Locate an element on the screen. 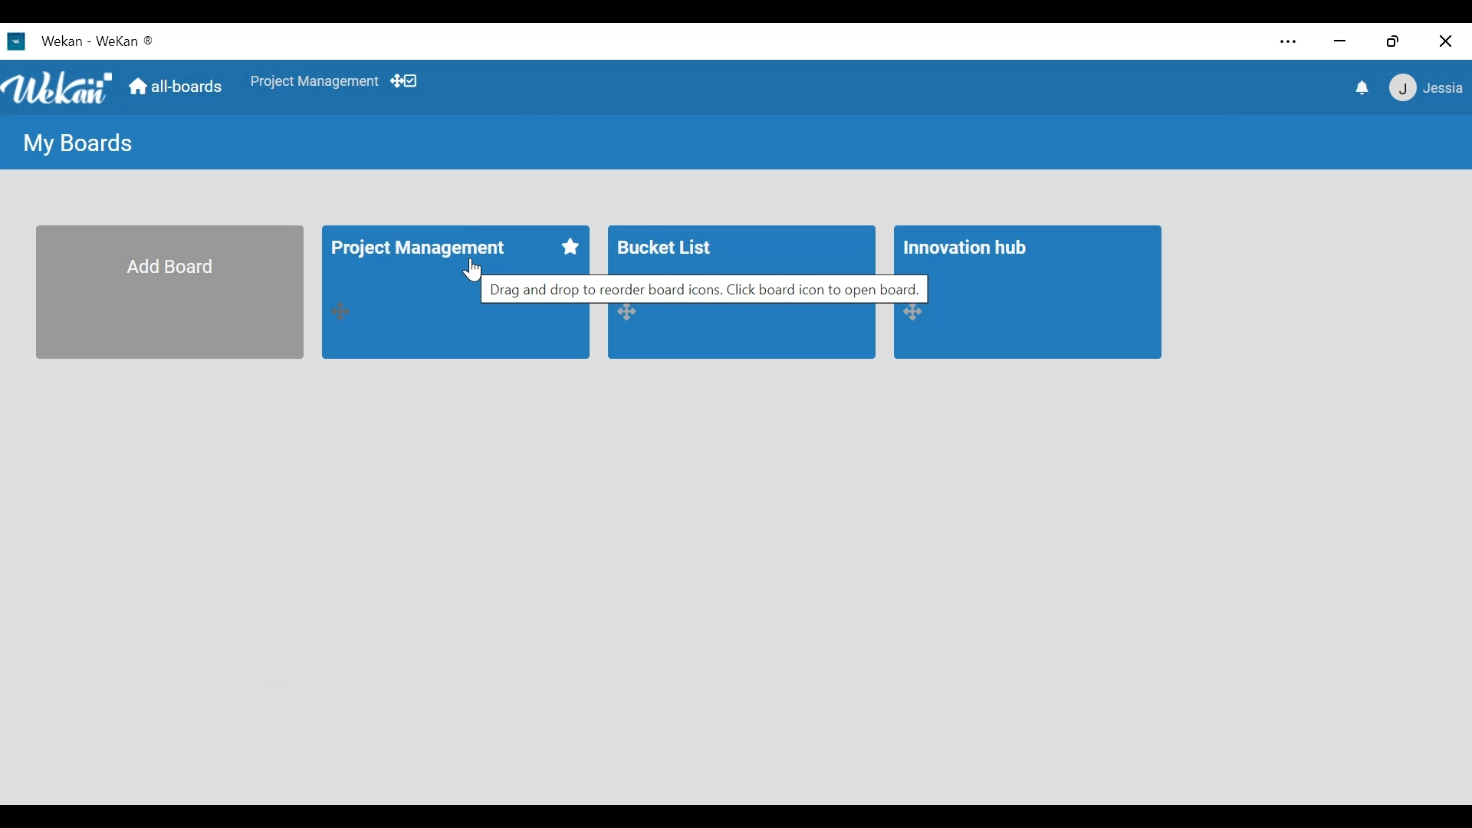 This screenshot has width=1472, height=828. Favorite is located at coordinates (569, 247).